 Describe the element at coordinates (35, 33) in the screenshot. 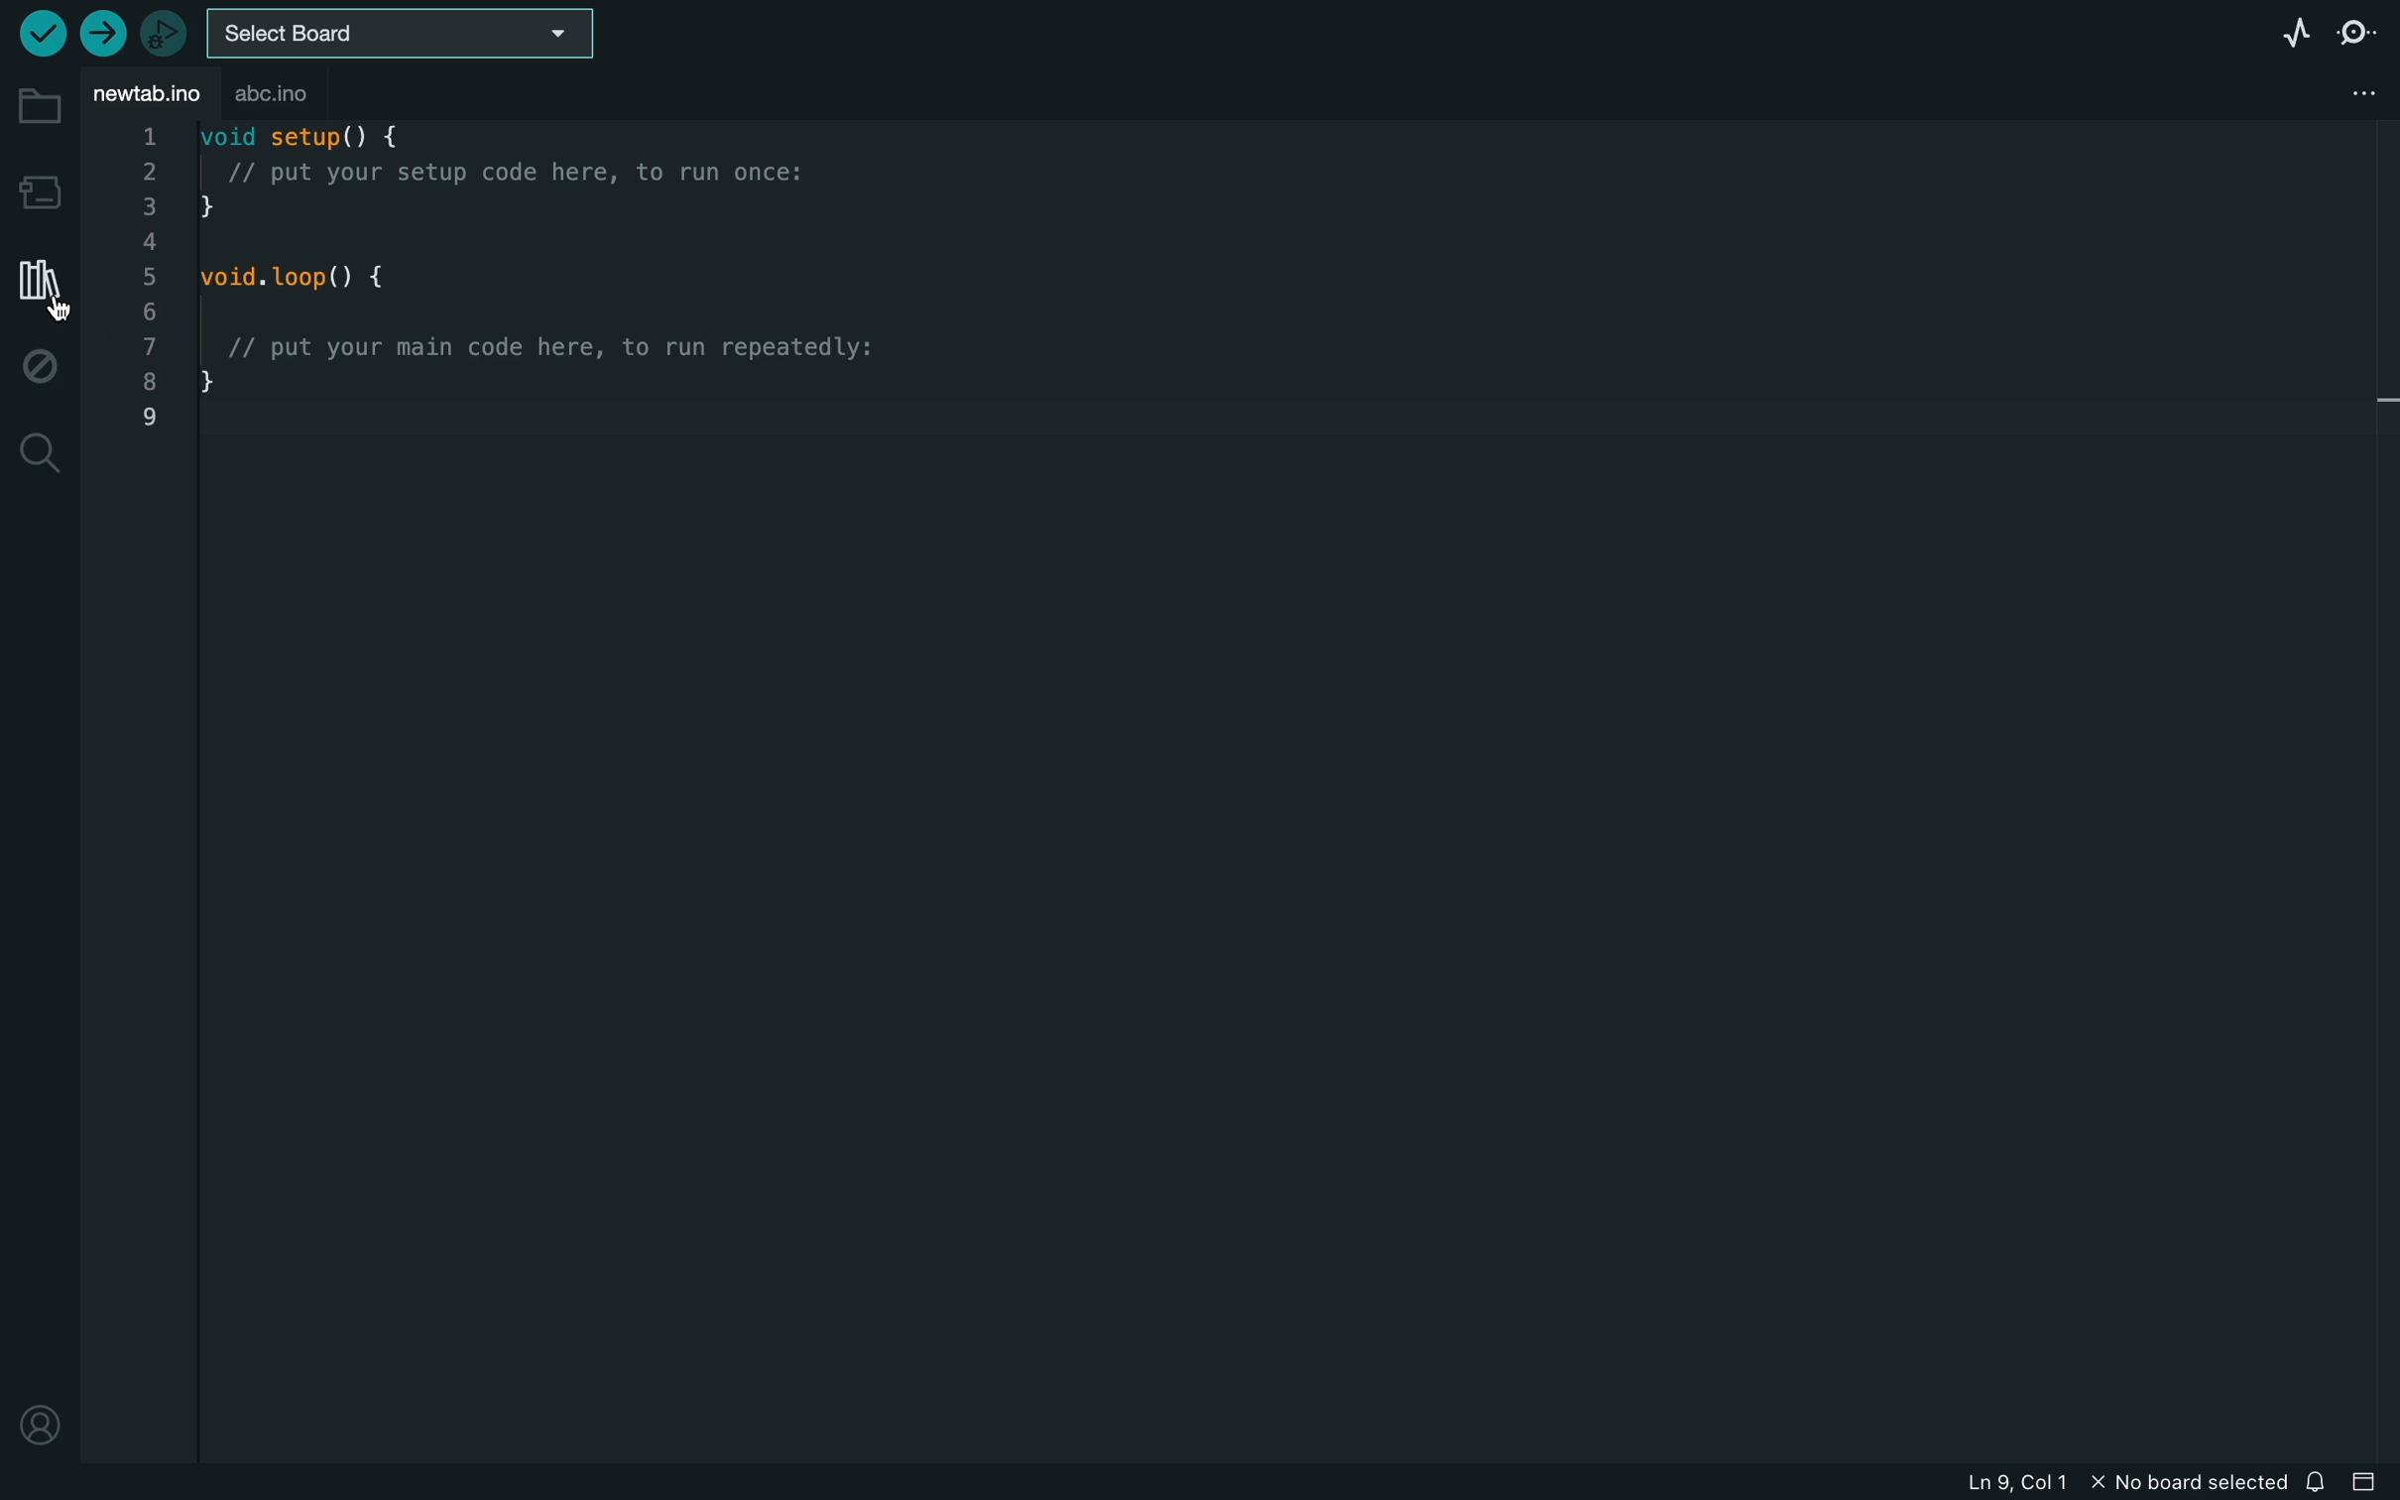

I see `verify` at that location.